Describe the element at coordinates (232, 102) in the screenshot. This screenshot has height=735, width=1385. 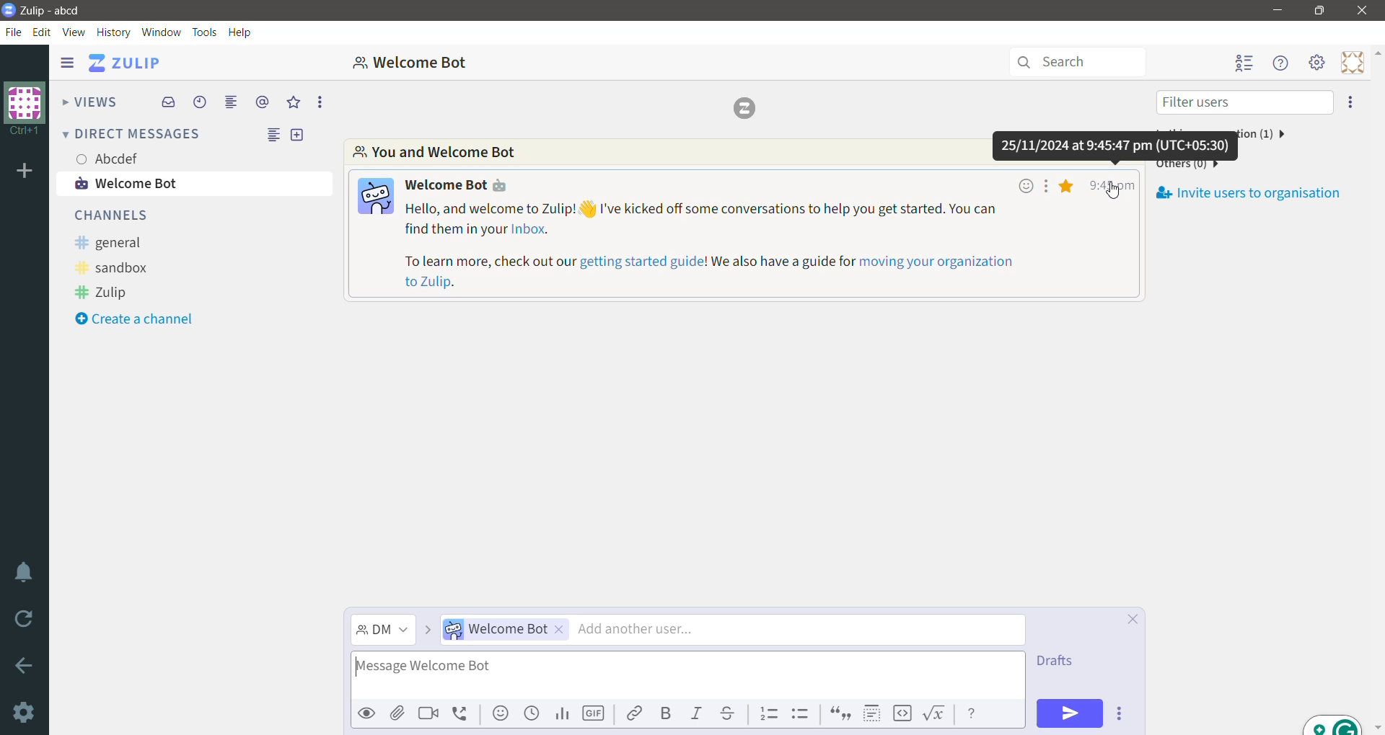
I see `Combined feed` at that location.